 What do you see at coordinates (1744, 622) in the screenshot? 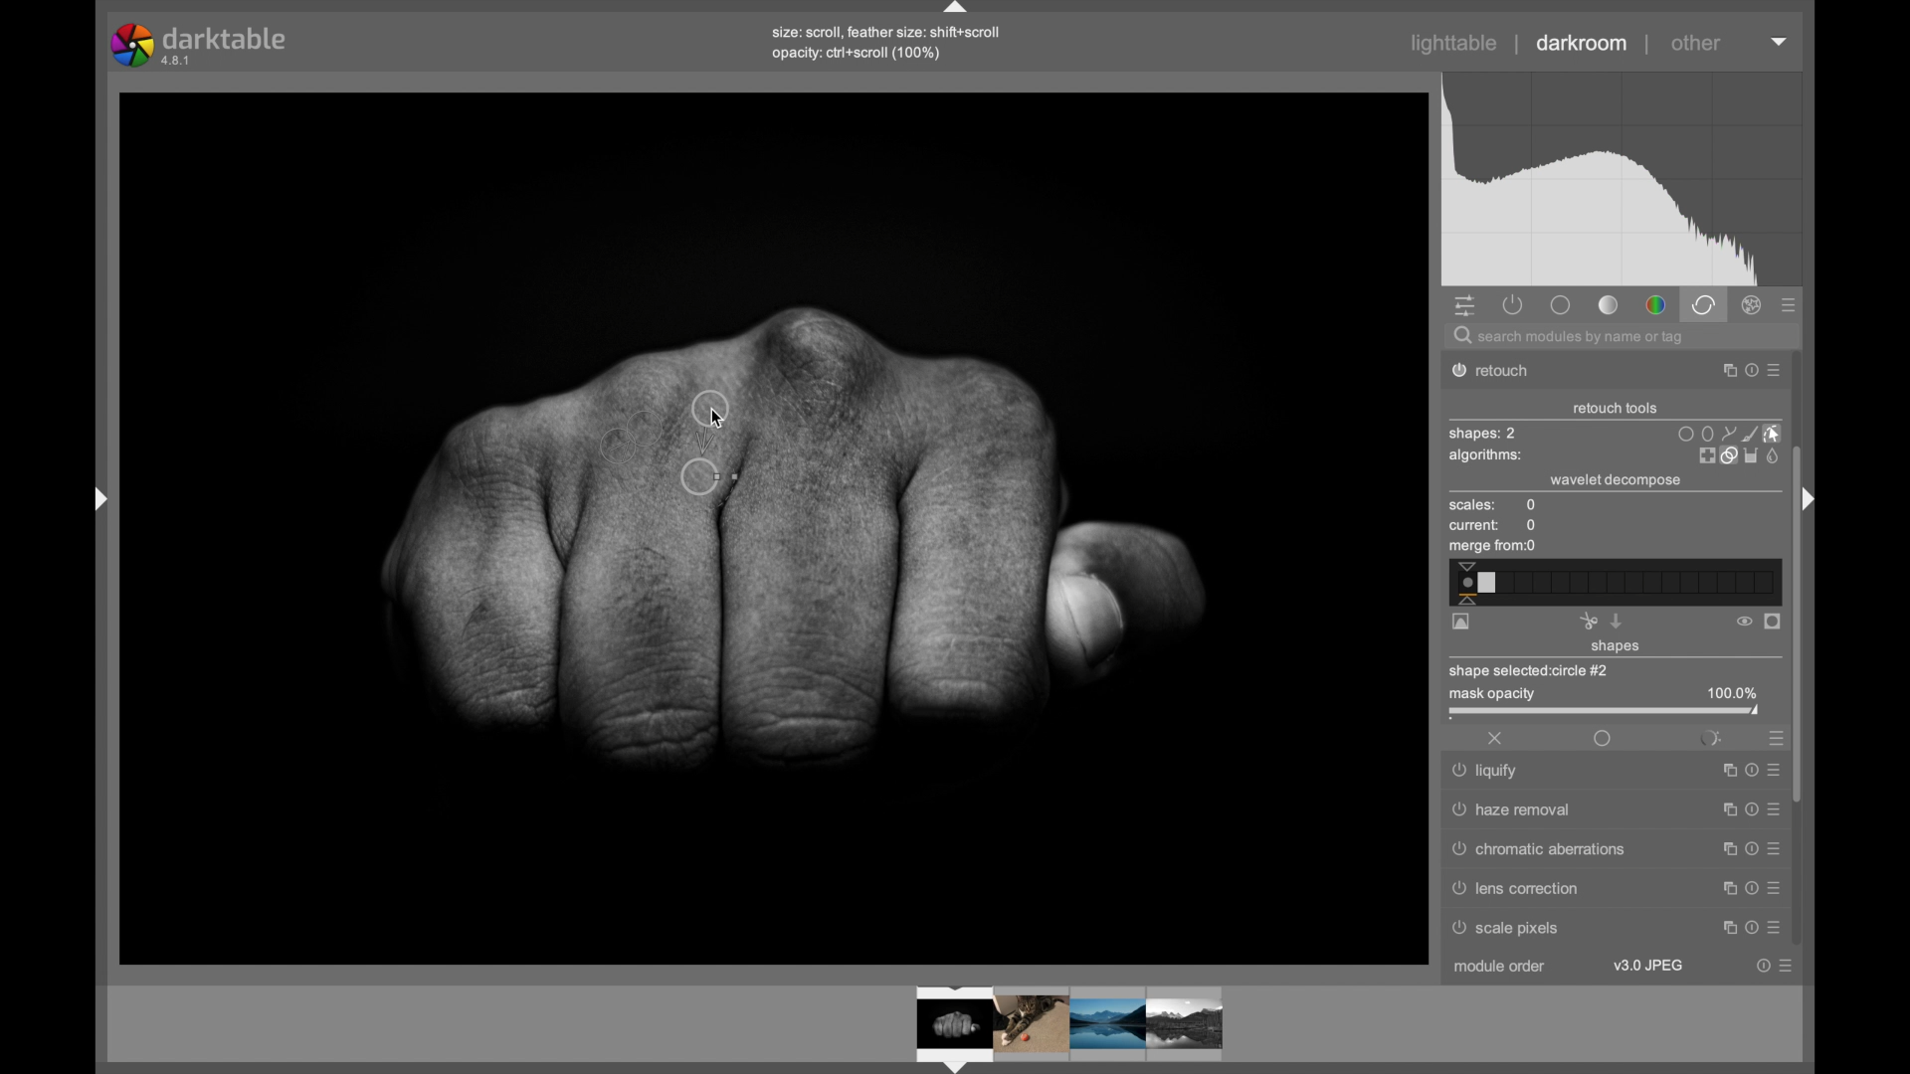
I see `switch off mask` at bounding box center [1744, 622].